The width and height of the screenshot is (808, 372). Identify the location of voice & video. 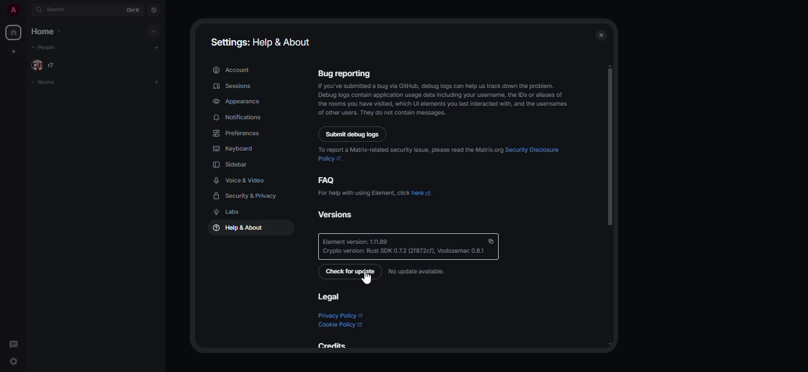
(242, 180).